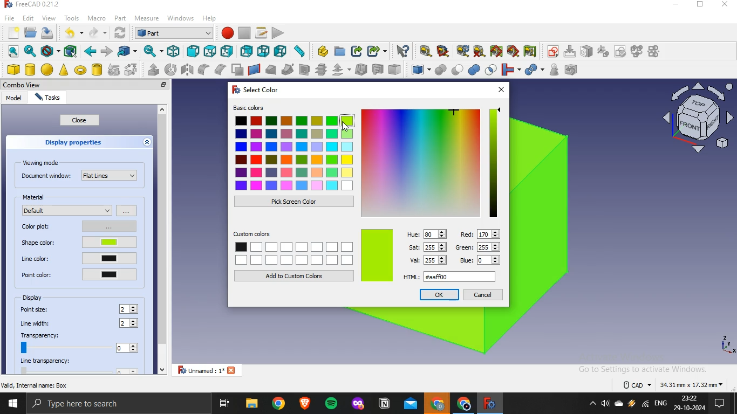 This screenshot has width=737, height=414. I want to click on mirroring, so click(188, 69).